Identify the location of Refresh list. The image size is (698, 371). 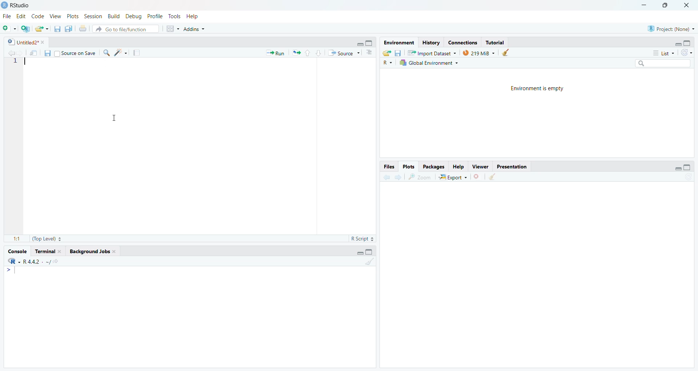
(687, 53).